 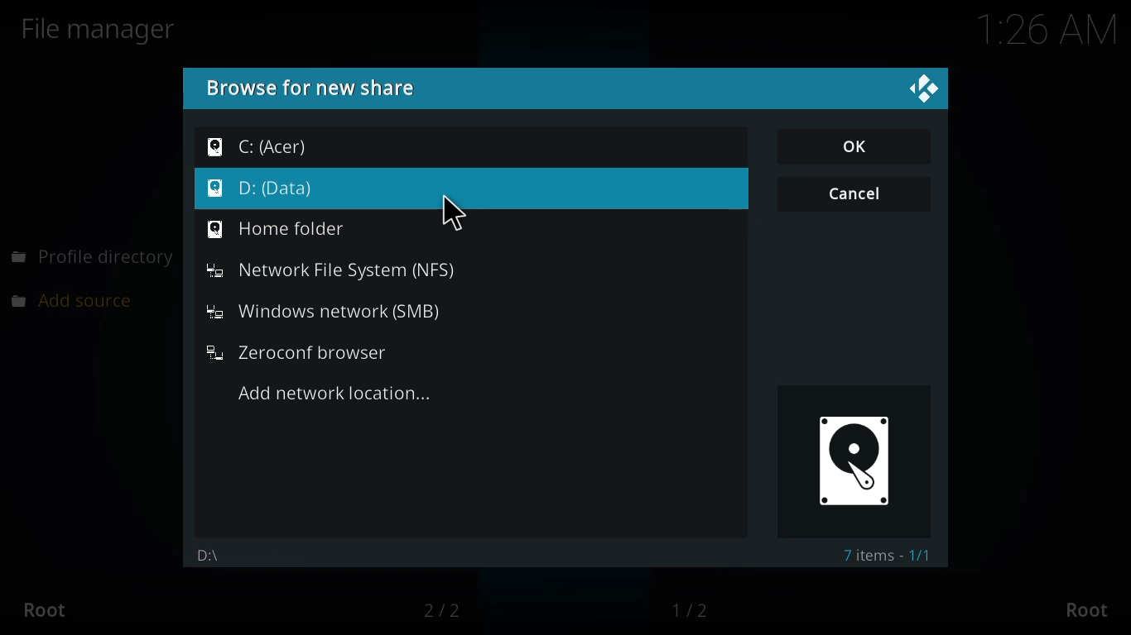 What do you see at coordinates (857, 147) in the screenshot?
I see `ok` at bounding box center [857, 147].